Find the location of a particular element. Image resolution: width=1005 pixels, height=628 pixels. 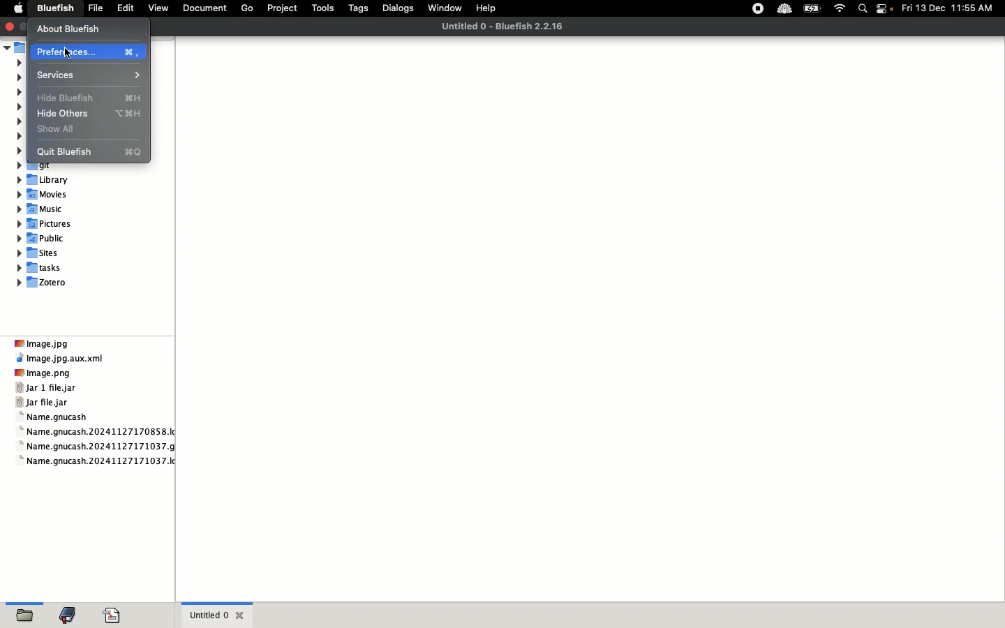

untitled is located at coordinates (218, 614).